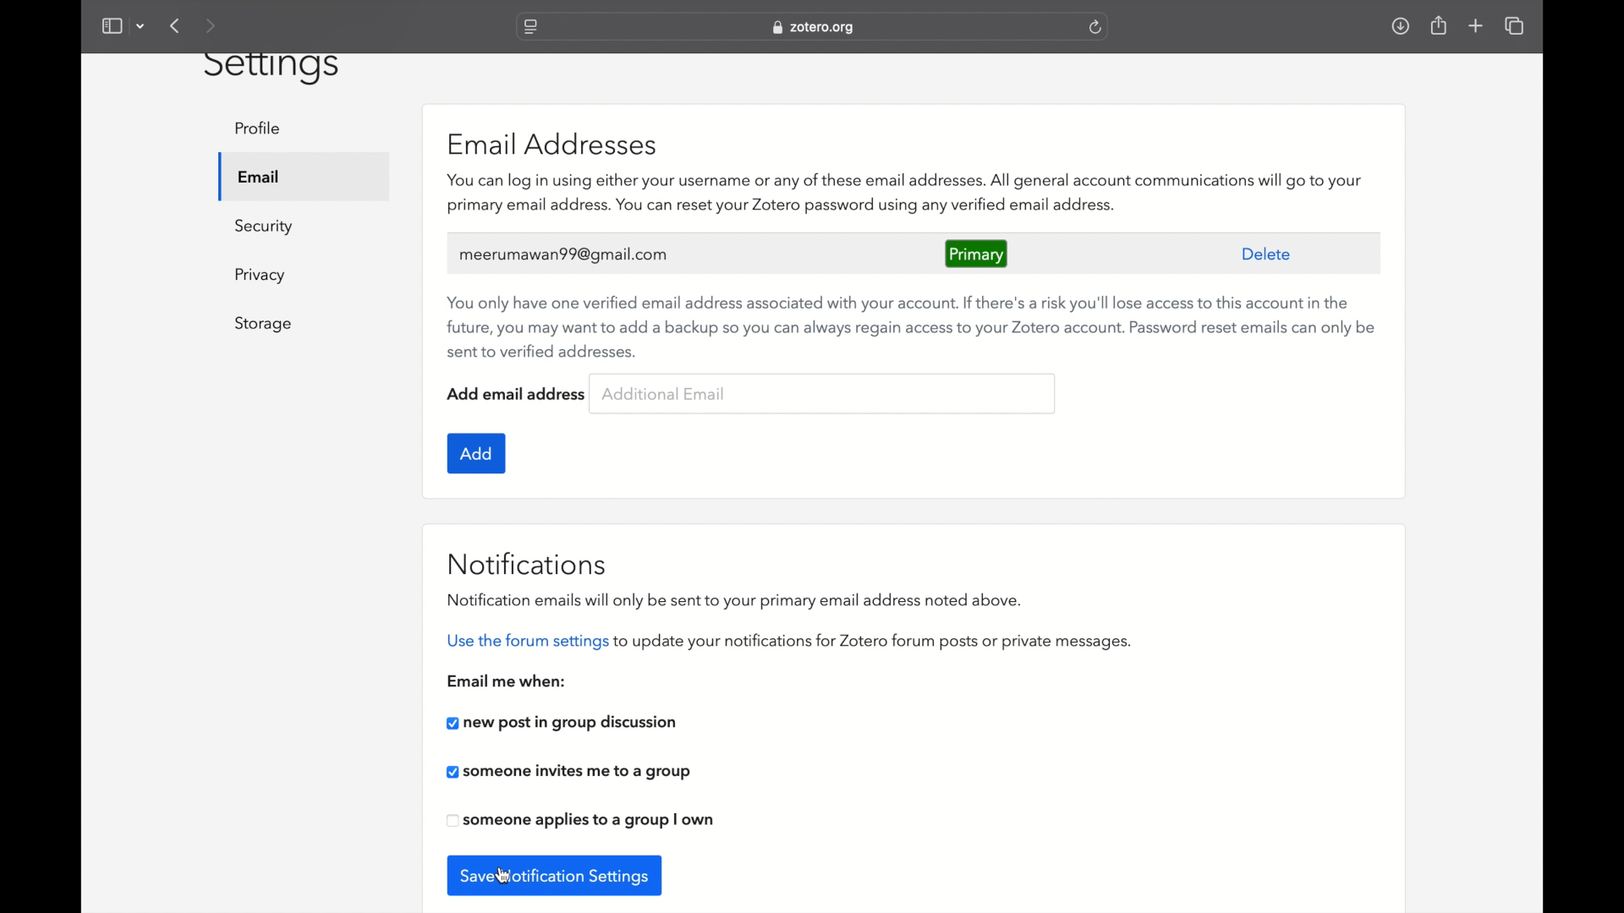 The image size is (1624, 913). I want to click on storage, so click(263, 325).